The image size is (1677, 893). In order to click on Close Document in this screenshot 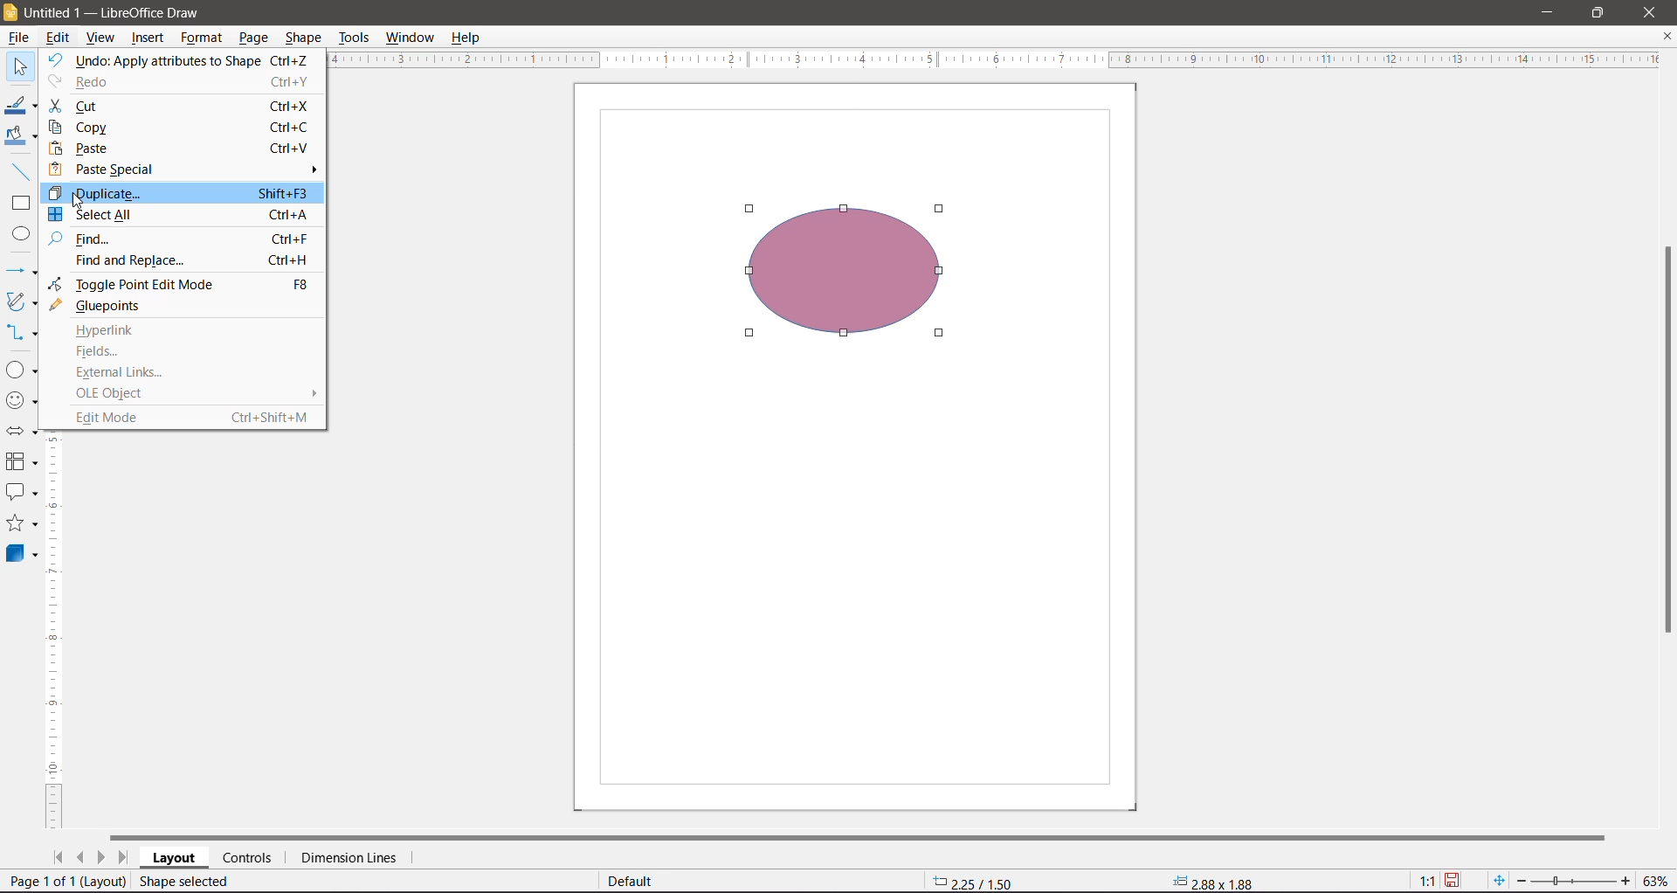, I will do `click(1667, 37)`.